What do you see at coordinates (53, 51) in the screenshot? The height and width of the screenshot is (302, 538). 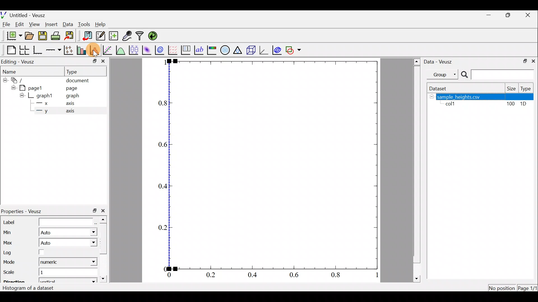 I see `add an axis to the plot` at bounding box center [53, 51].